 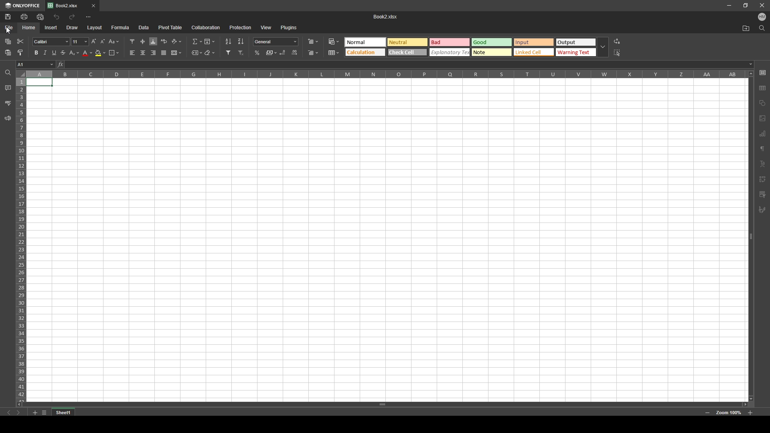 I want to click on strikethrough, so click(x=63, y=53).